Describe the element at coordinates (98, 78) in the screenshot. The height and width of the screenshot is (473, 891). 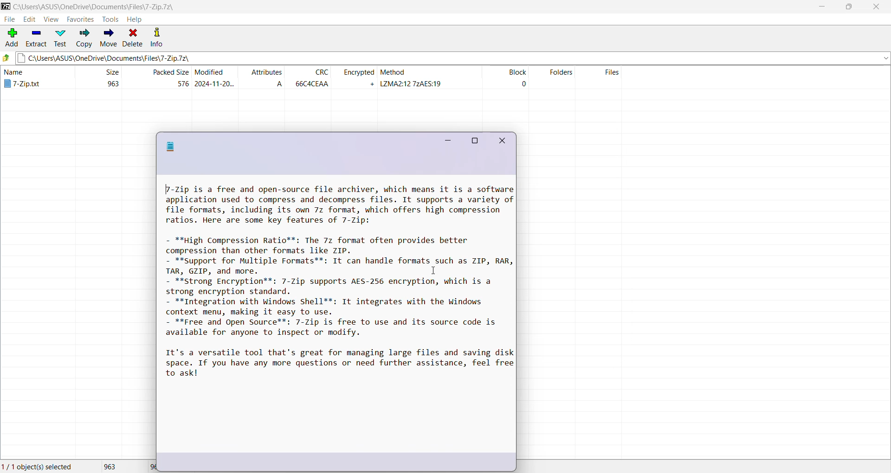
I see `File Size` at that location.